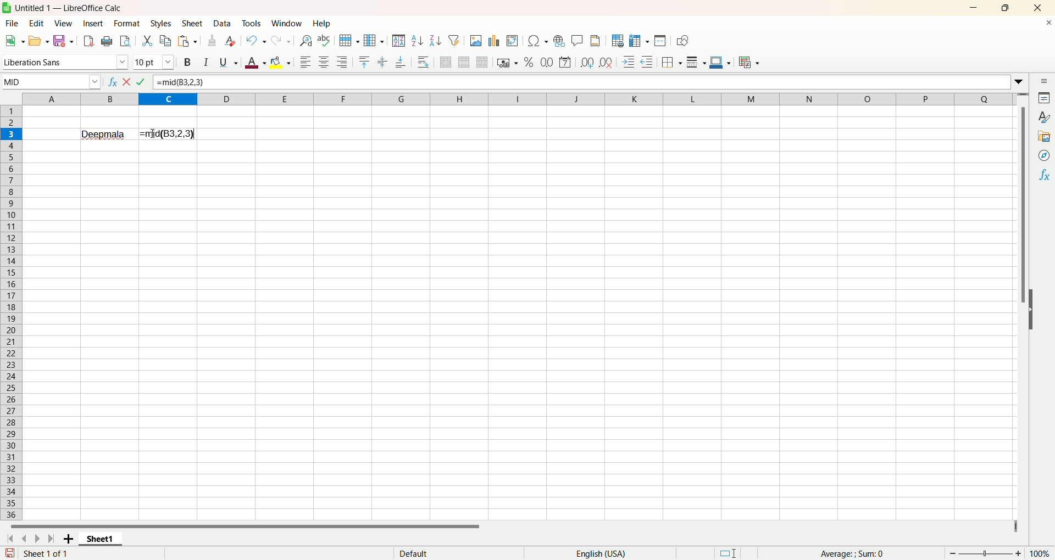 This screenshot has width=1055, height=560. Describe the element at coordinates (1044, 118) in the screenshot. I see `Styles` at that location.